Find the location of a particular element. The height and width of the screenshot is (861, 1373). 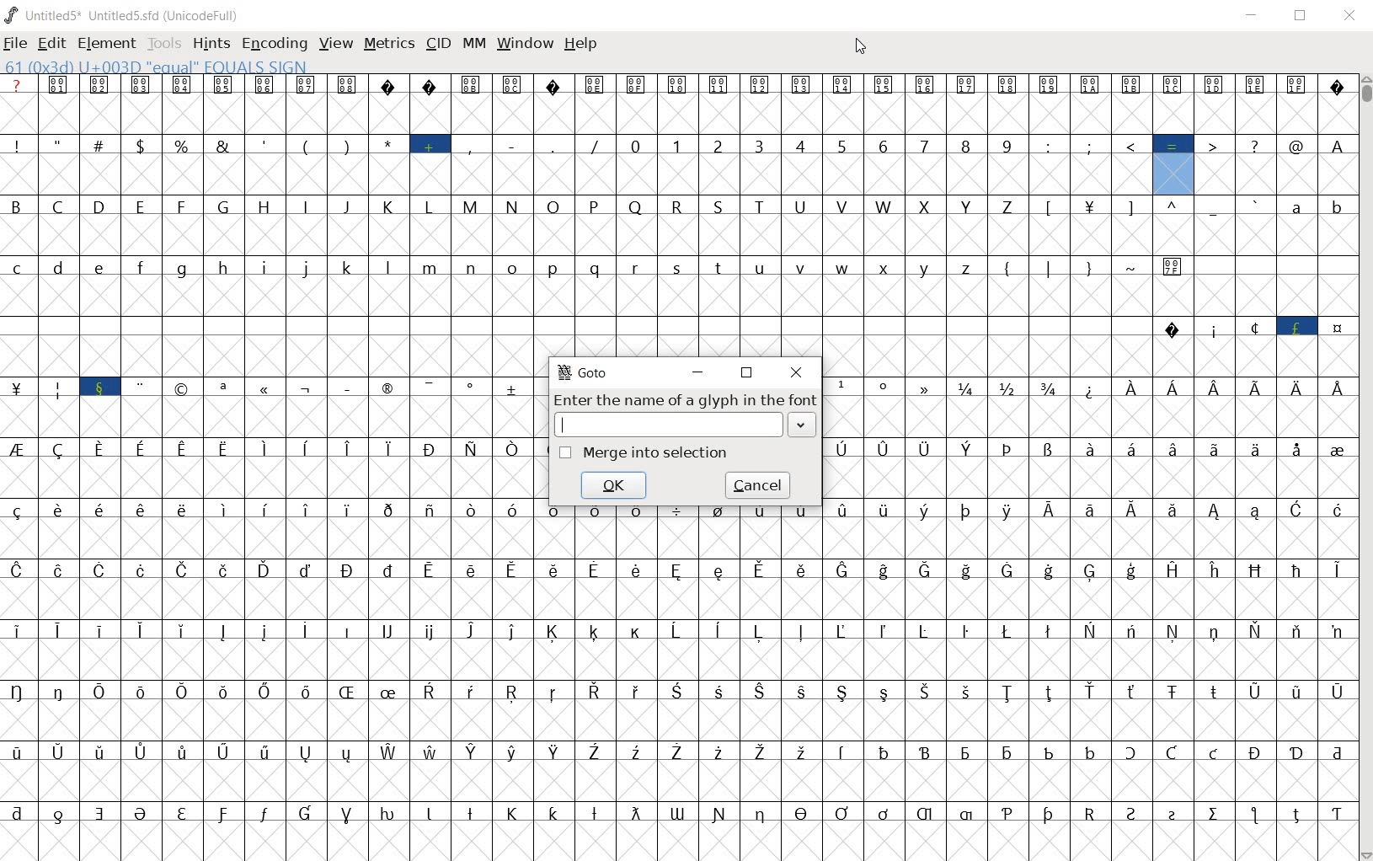

61 (0x3d) U+003D "equal" EQUALS SIGN is located at coordinates (158, 67).